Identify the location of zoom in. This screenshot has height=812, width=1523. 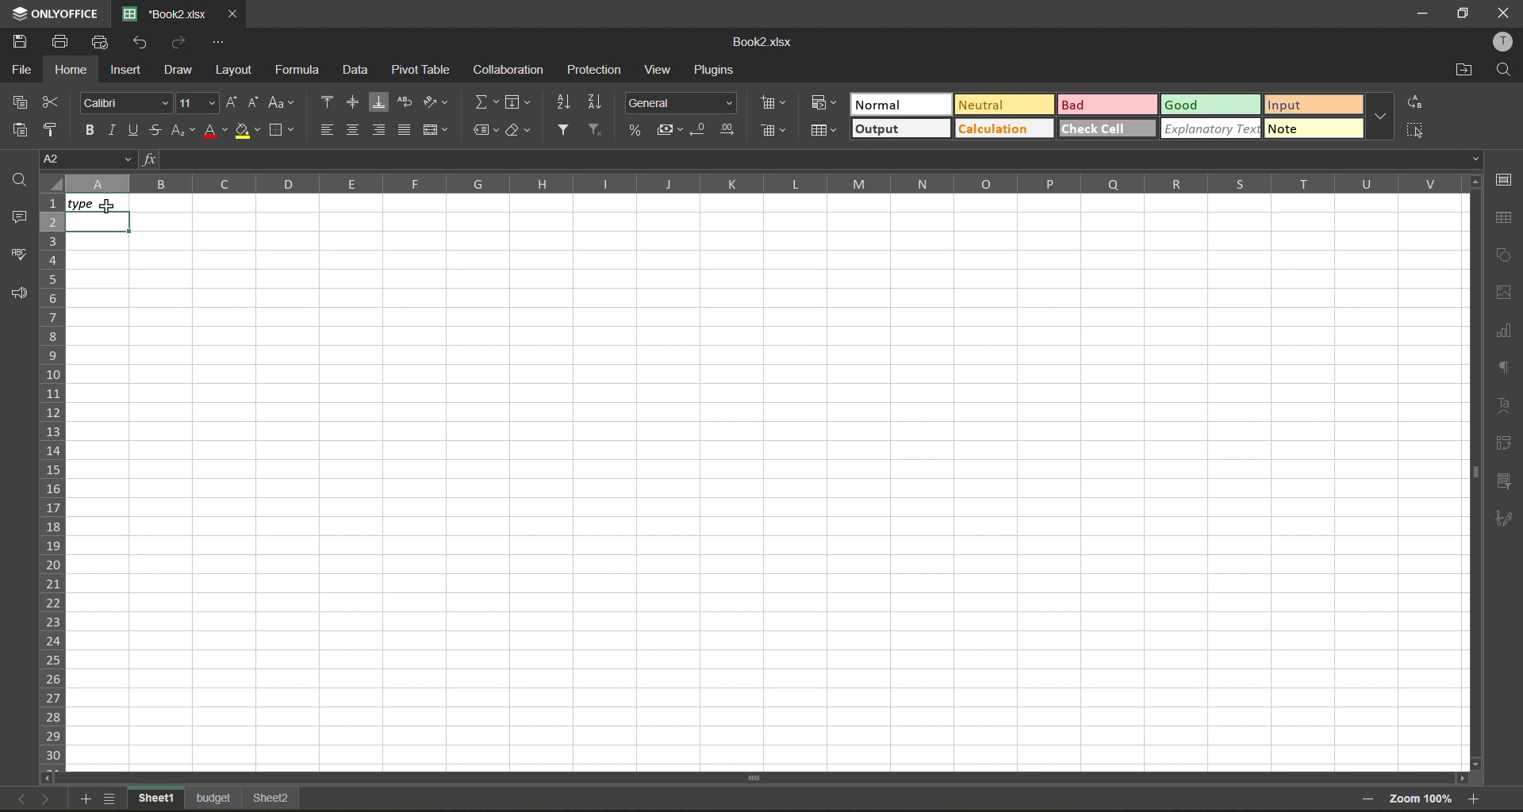
(1478, 799).